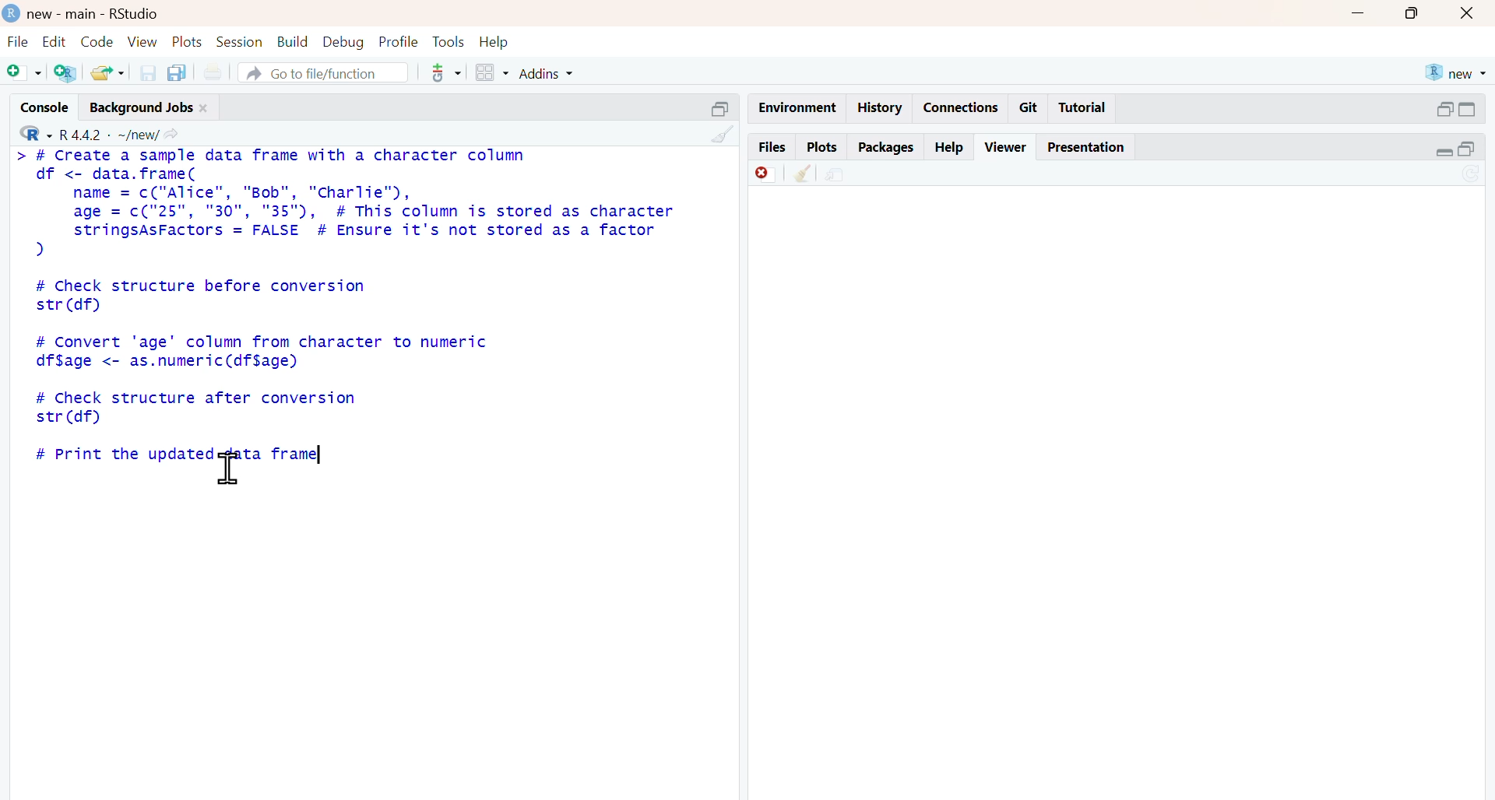  Describe the element at coordinates (824, 148) in the screenshot. I see `plots` at that location.